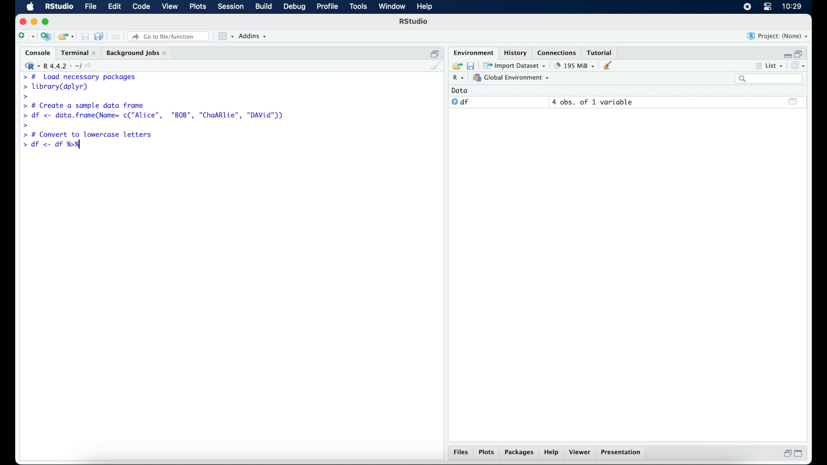 This screenshot has width=827, height=465. What do you see at coordinates (46, 37) in the screenshot?
I see `create new project` at bounding box center [46, 37].